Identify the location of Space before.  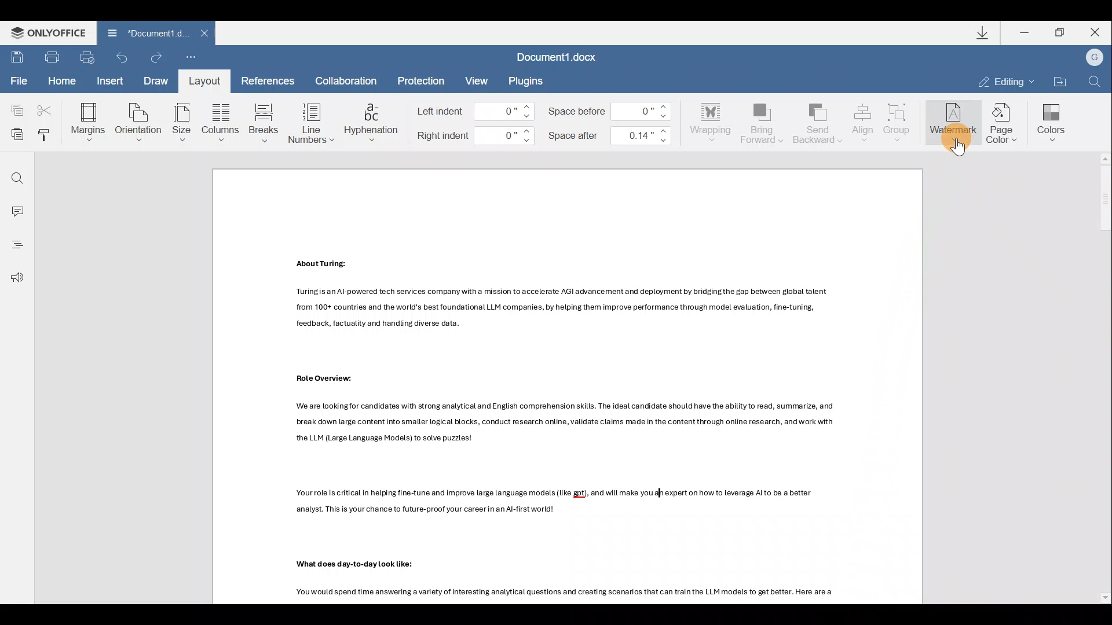
(610, 111).